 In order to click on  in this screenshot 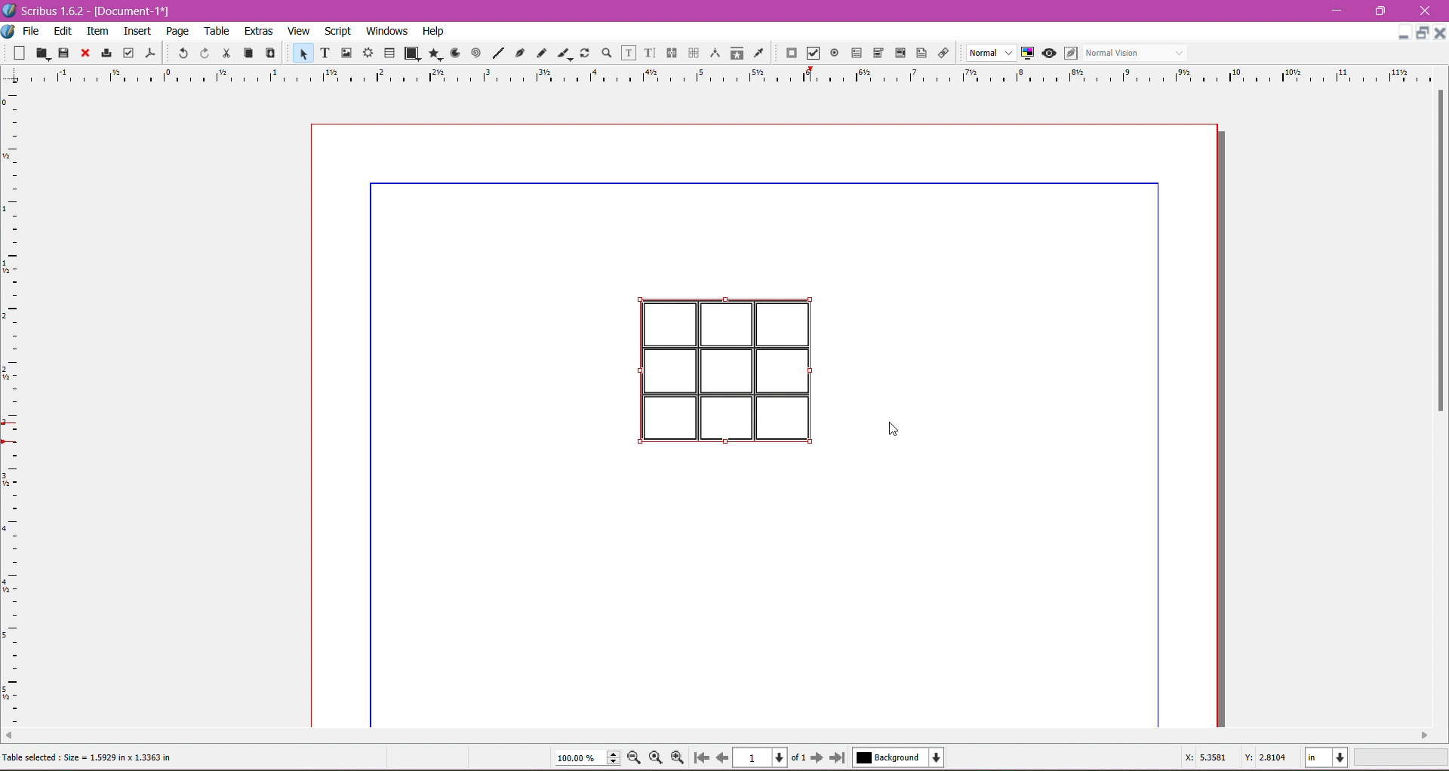, I will do `click(337, 30)`.